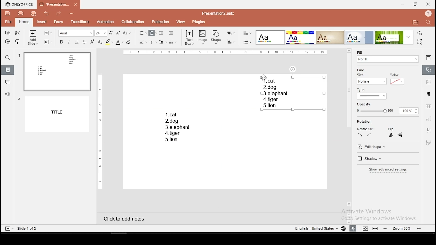 The image size is (436, 245). I want to click on print file, so click(19, 13).